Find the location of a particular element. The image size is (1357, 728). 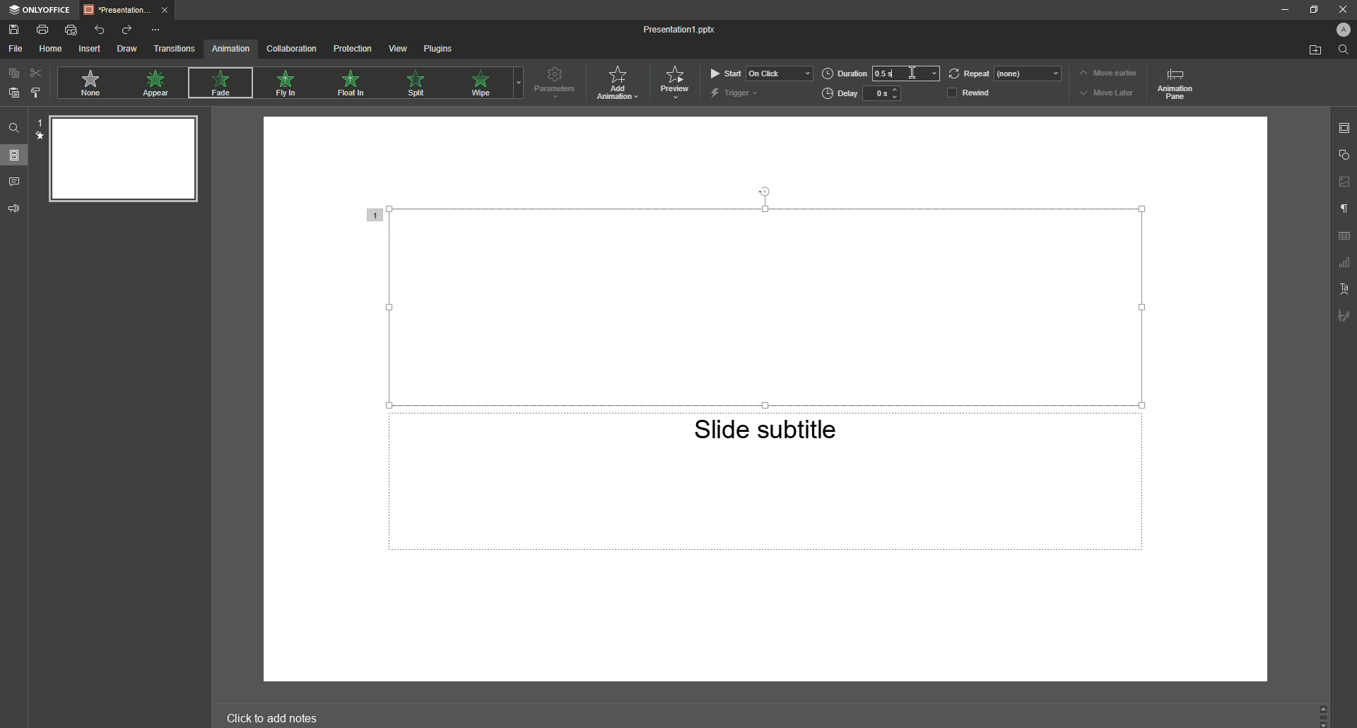

Repeat is located at coordinates (1004, 71).